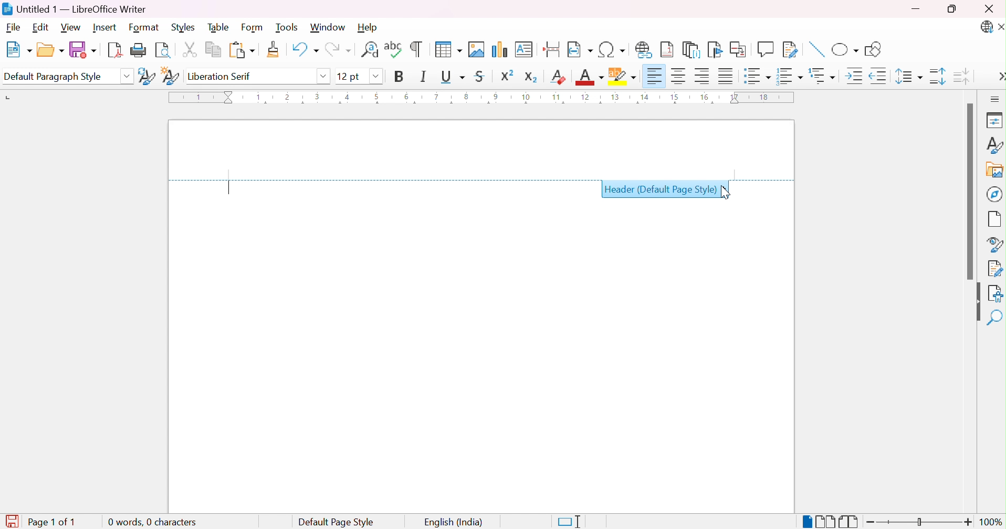  I want to click on Close, so click(1000, 27).